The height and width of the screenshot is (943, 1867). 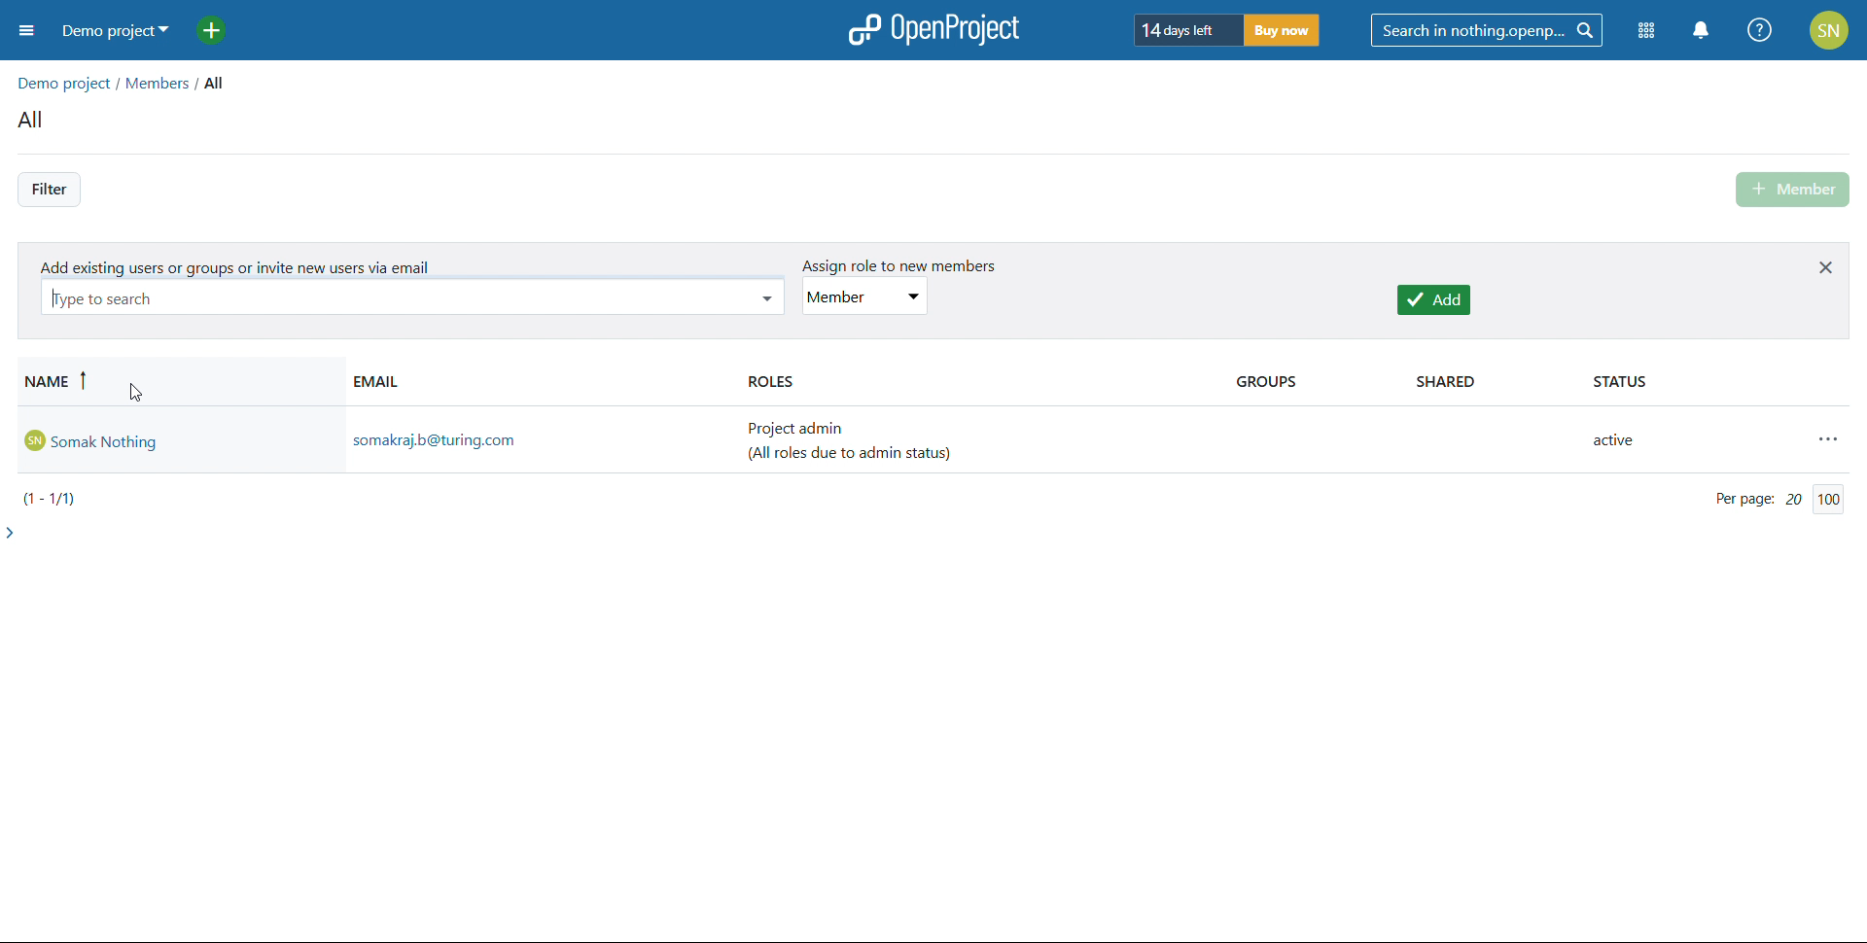 What do you see at coordinates (411, 297) in the screenshot?
I see `type to search` at bounding box center [411, 297].